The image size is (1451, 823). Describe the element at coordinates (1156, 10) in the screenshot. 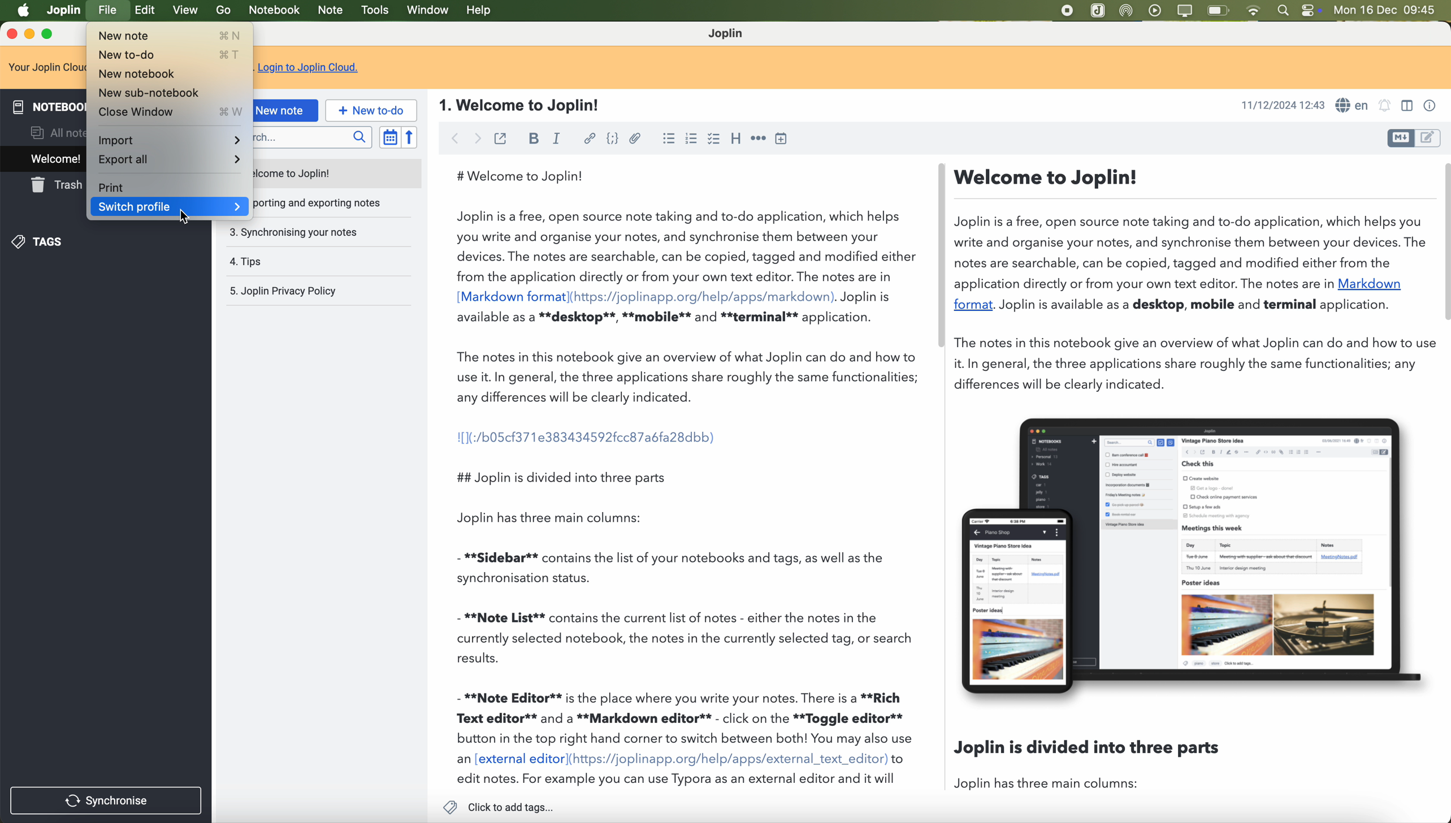

I see `play` at that location.